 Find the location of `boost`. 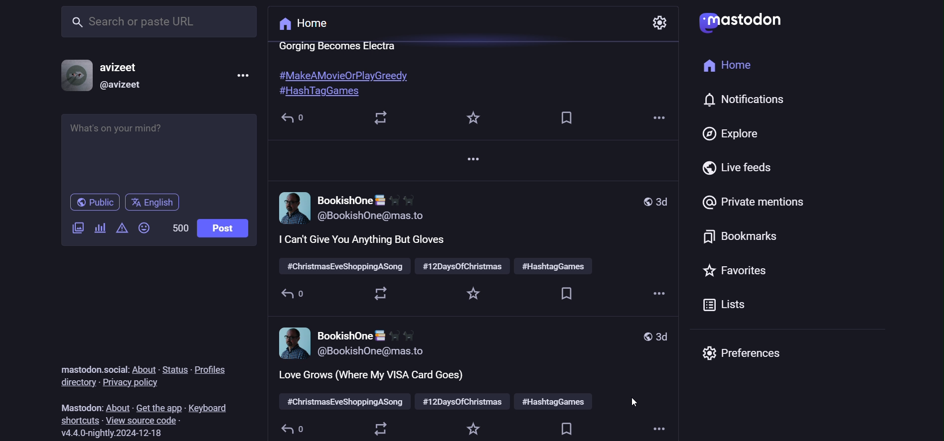

boost is located at coordinates (376, 428).